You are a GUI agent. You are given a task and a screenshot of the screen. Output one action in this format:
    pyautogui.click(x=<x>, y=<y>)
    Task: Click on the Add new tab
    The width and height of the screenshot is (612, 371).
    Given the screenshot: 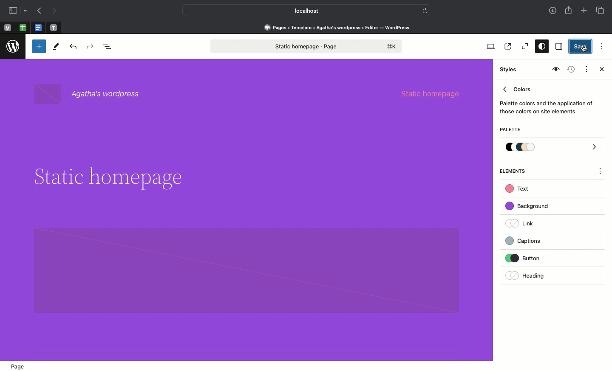 What is the action you would take?
    pyautogui.click(x=585, y=11)
    